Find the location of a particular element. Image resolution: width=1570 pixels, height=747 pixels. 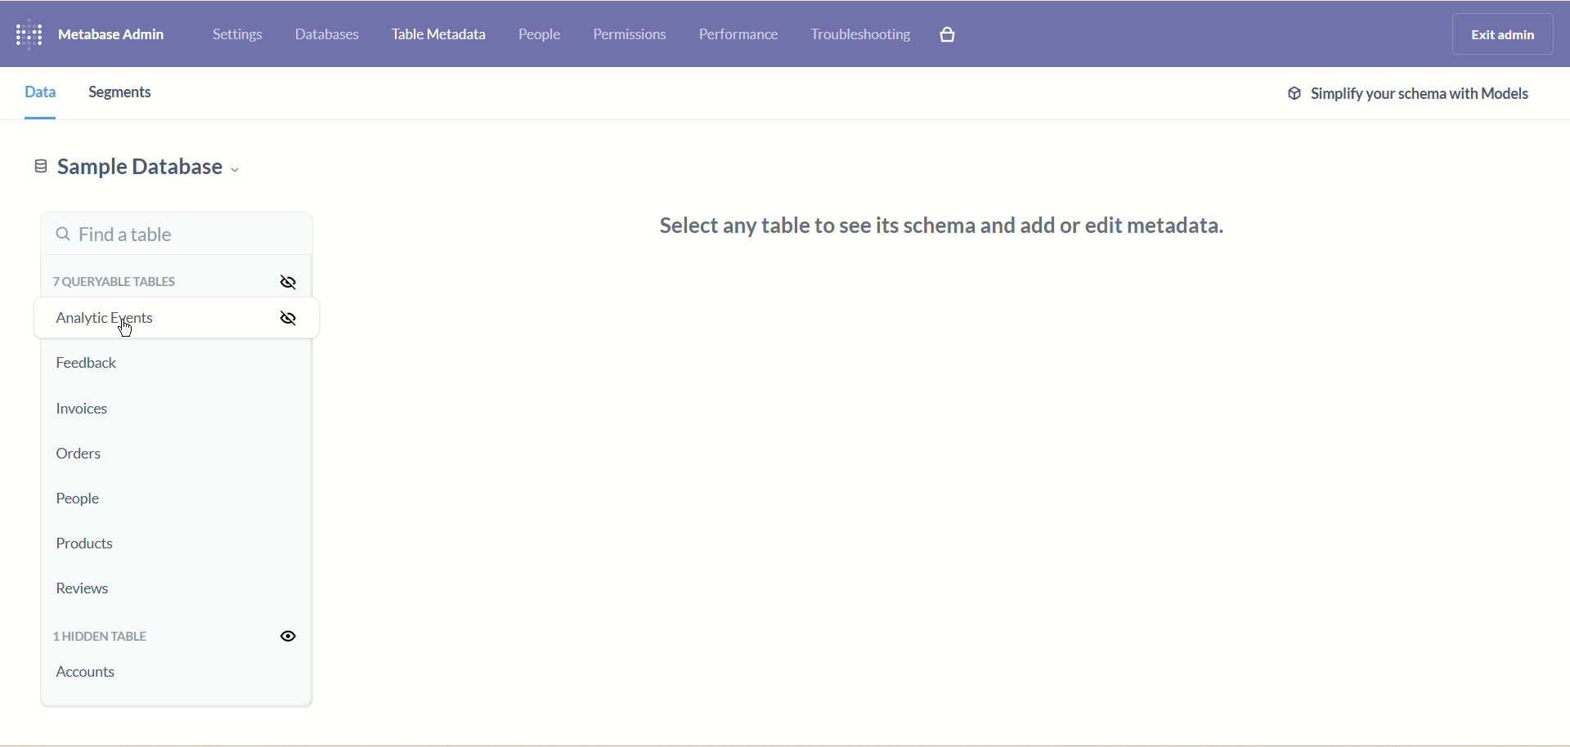

Invoices is located at coordinates (87, 406).